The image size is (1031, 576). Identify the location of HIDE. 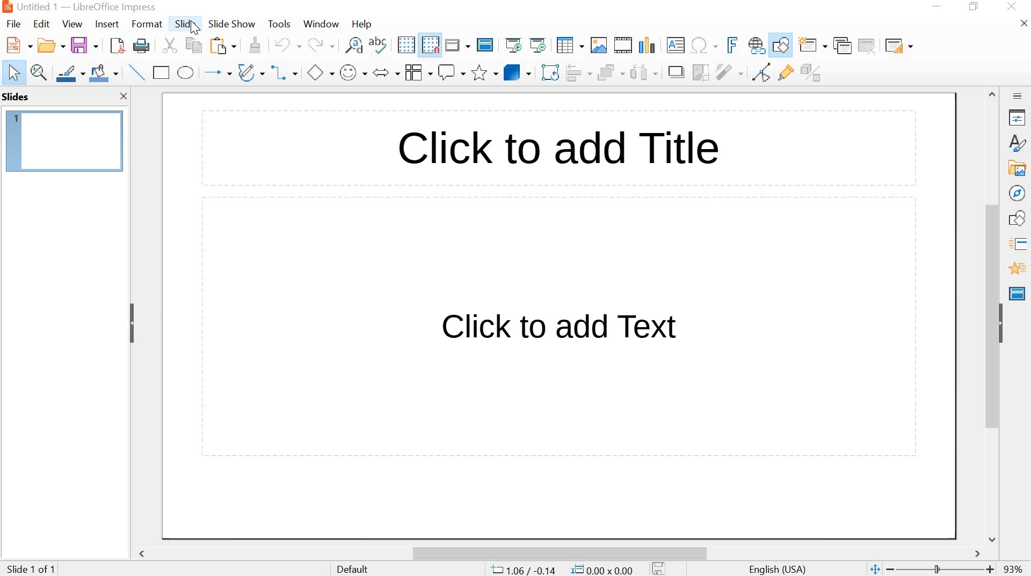
(133, 325).